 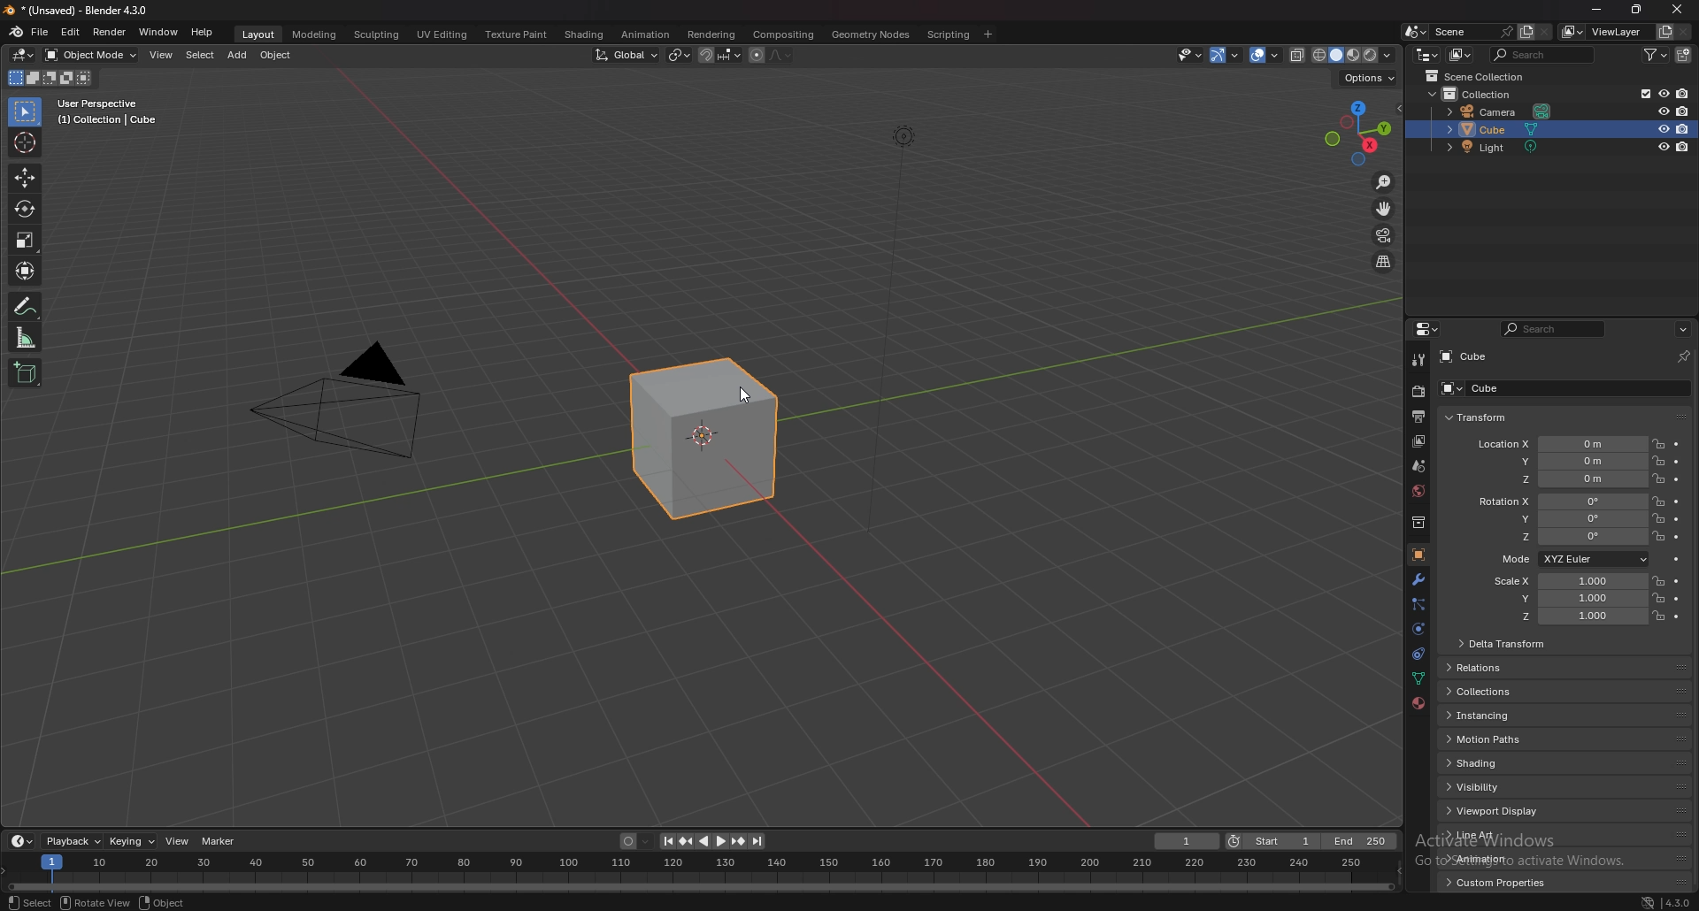 I want to click on rendering, so click(x=712, y=34).